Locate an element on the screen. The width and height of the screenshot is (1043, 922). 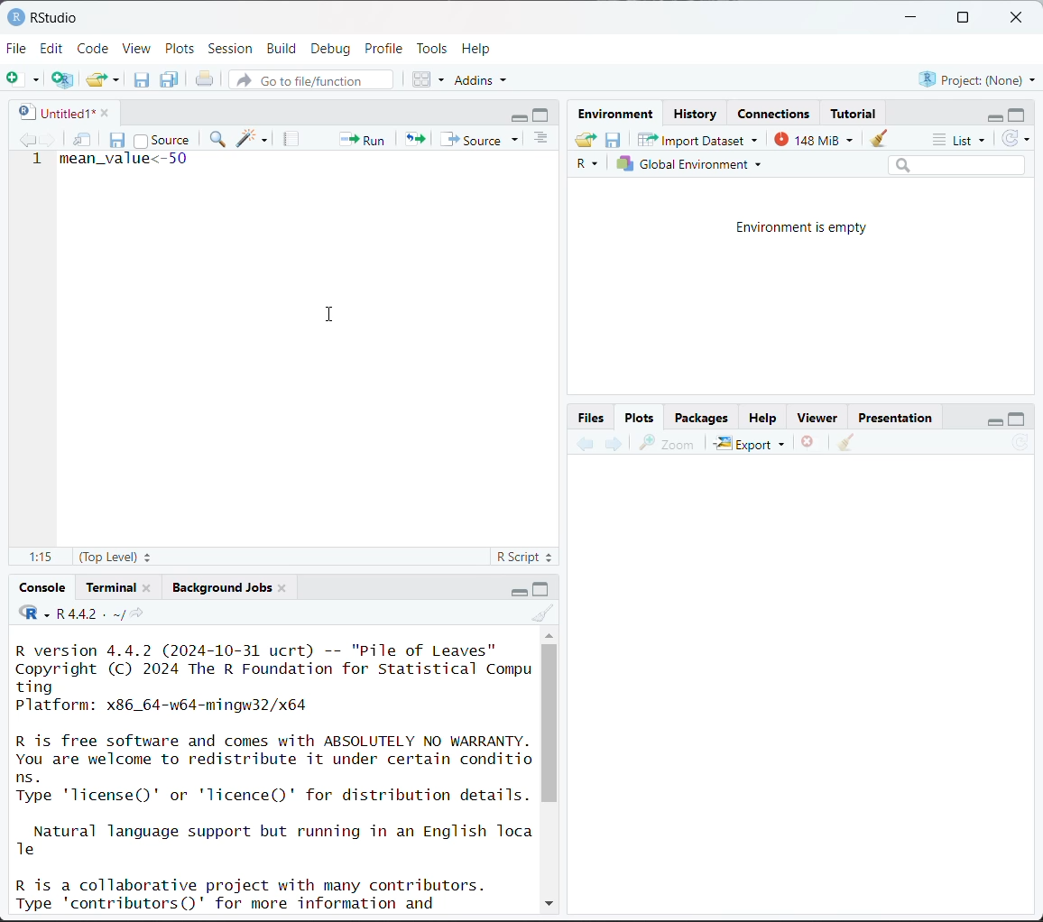
Environment is located at coordinates (619, 115).